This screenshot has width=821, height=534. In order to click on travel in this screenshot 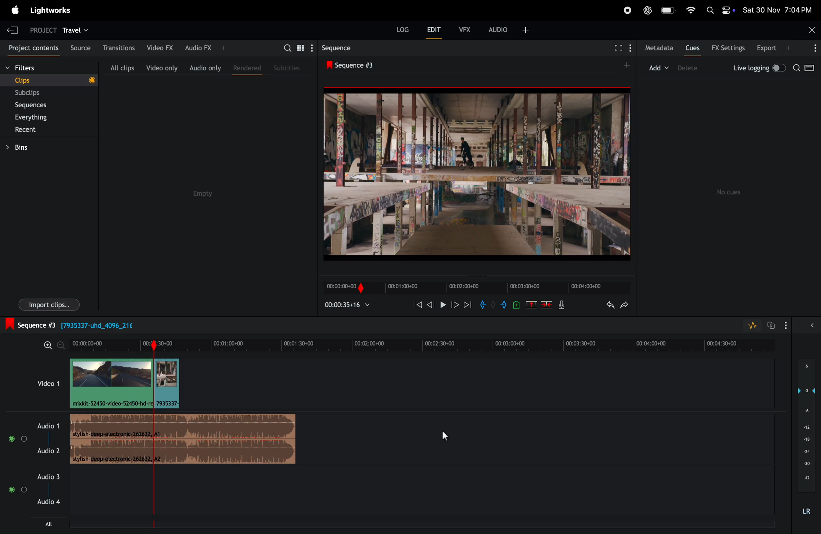, I will do `click(77, 29)`.